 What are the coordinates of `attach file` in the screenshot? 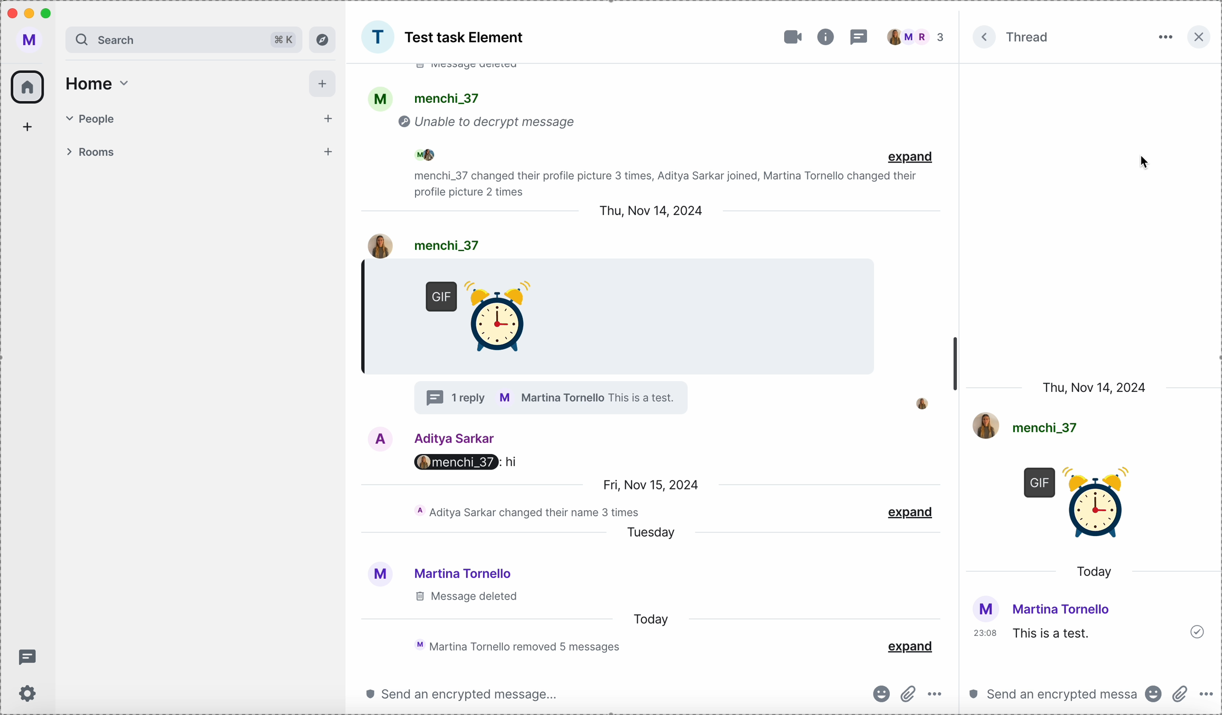 It's located at (1180, 695).